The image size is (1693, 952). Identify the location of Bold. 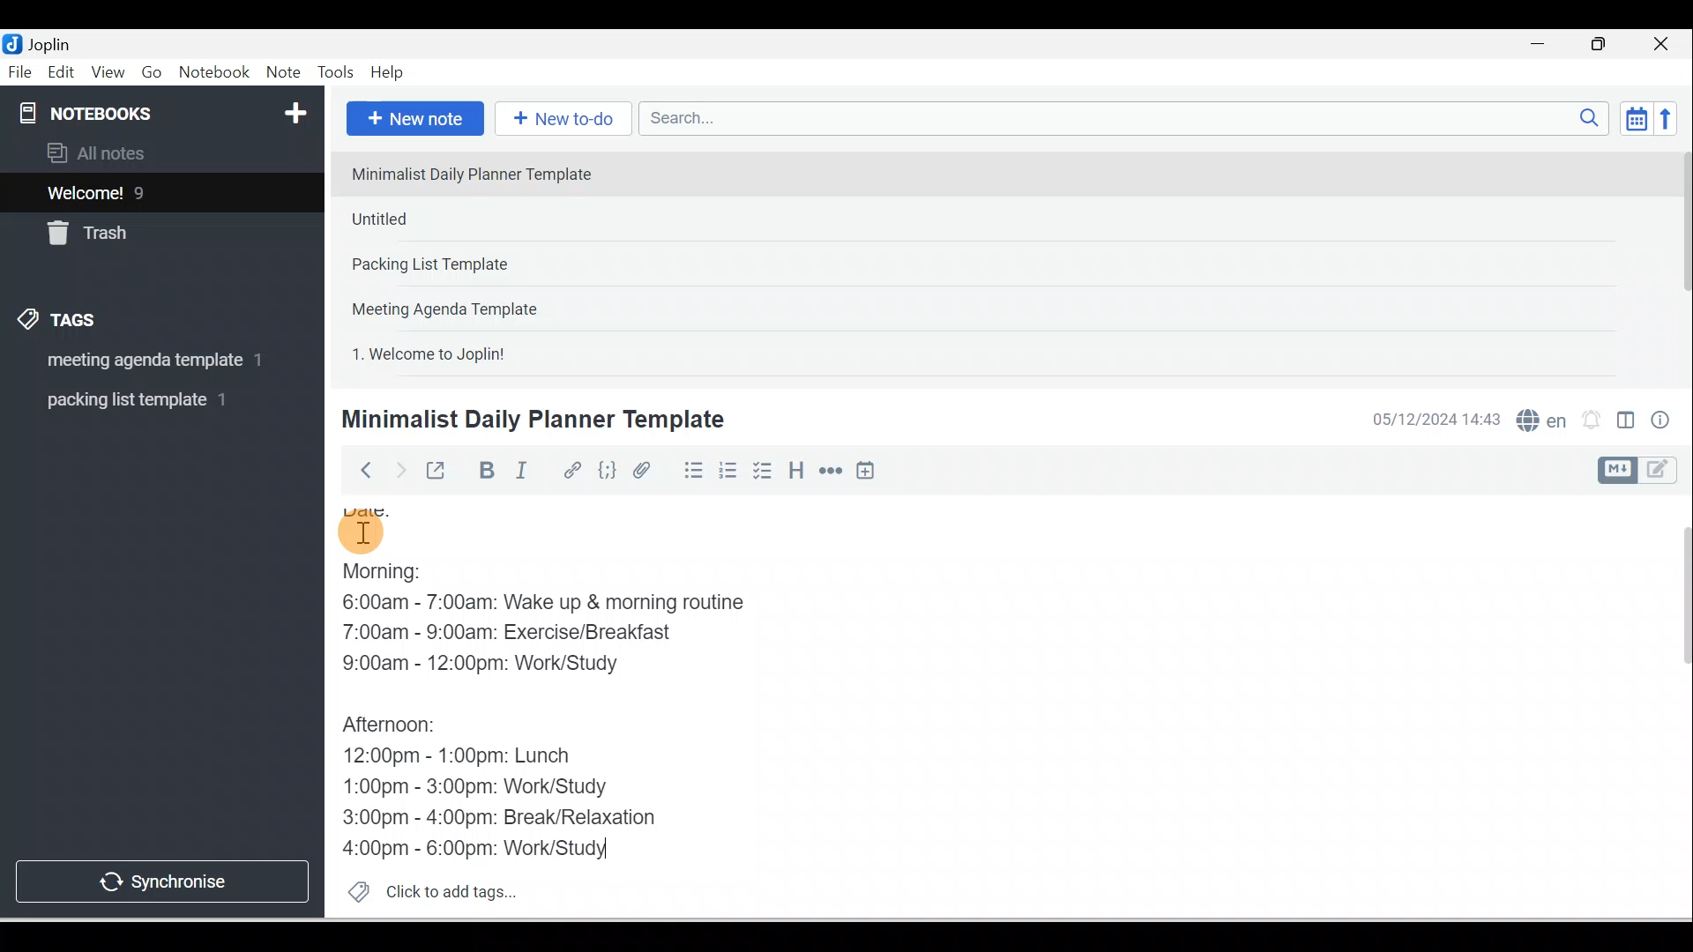
(484, 471).